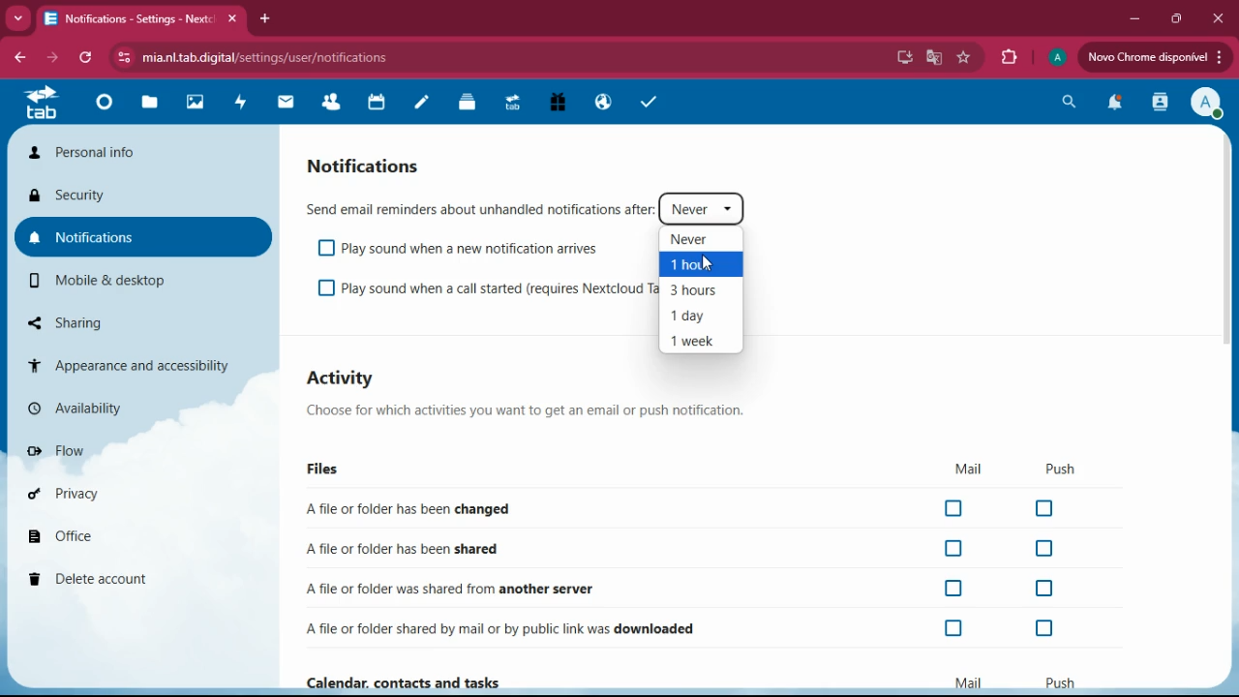 The height and width of the screenshot is (697, 1239). What do you see at coordinates (87, 58) in the screenshot?
I see `refresh` at bounding box center [87, 58].